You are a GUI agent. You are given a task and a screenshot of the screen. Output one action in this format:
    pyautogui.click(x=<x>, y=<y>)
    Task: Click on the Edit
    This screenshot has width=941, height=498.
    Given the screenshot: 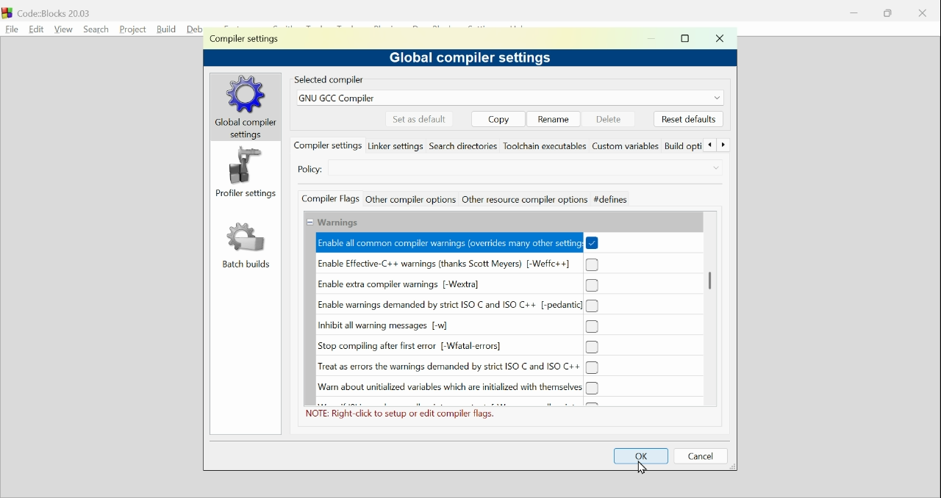 What is the action you would take?
    pyautogui.click(x=34, y=28)
    